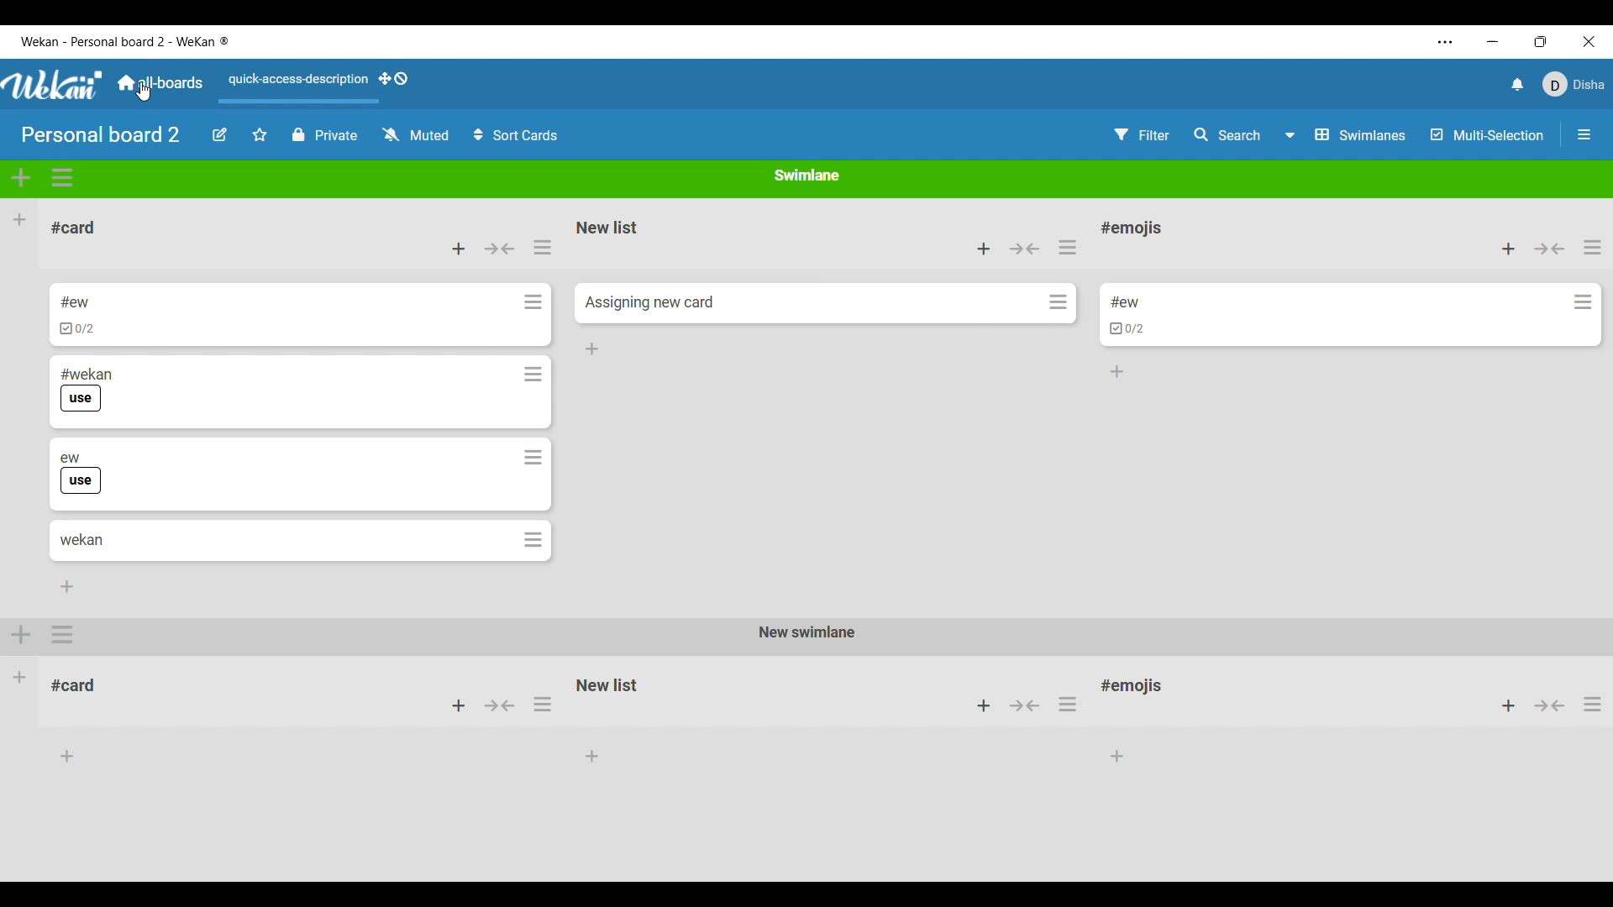 Image resolution: width=1613 pixels, height=907 pixels. What do you see at coordinates (77, 328) in the screenshot?
I see `Indicates card has checklist` at bounding box center [77, 328].